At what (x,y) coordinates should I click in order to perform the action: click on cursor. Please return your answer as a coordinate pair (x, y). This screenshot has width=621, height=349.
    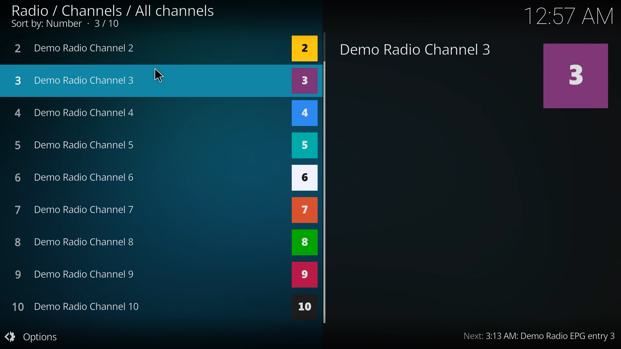
    Looking at the image, I should click on (162, 76).